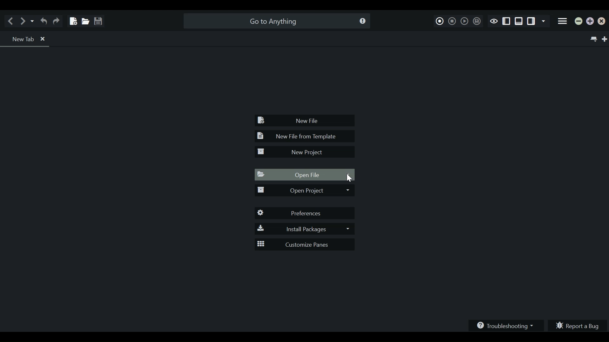 This screenshot has width=609, height=342. What do you see at coordinates (43, 21) in the screenshot?
I see `Undo` at bounding box center [43, 21].